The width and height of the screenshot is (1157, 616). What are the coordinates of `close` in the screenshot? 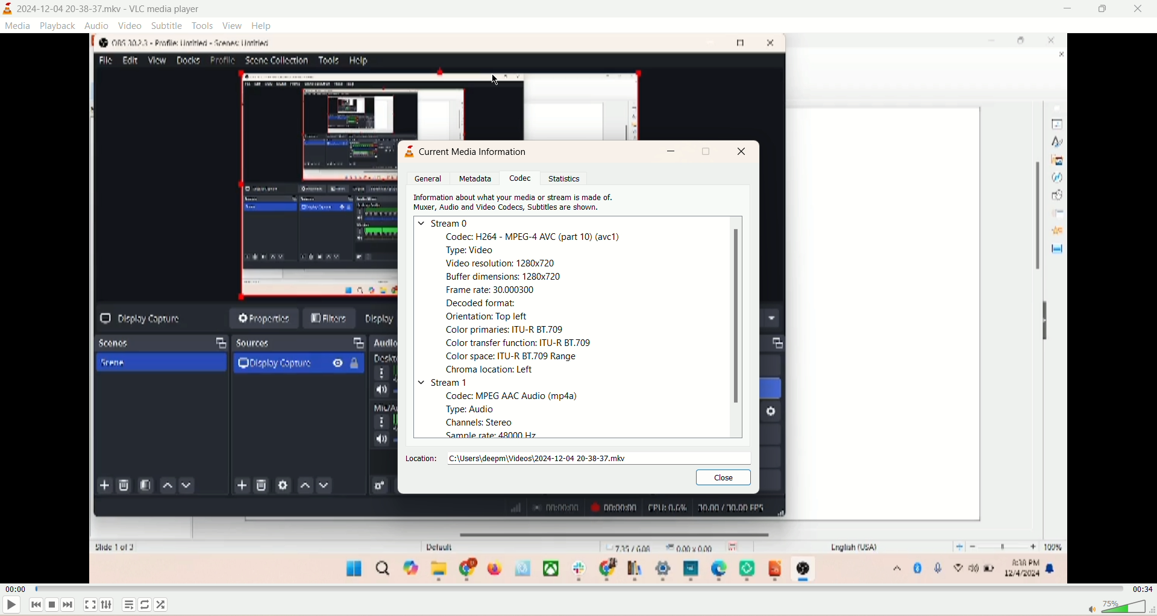 It's located at (722, 477).